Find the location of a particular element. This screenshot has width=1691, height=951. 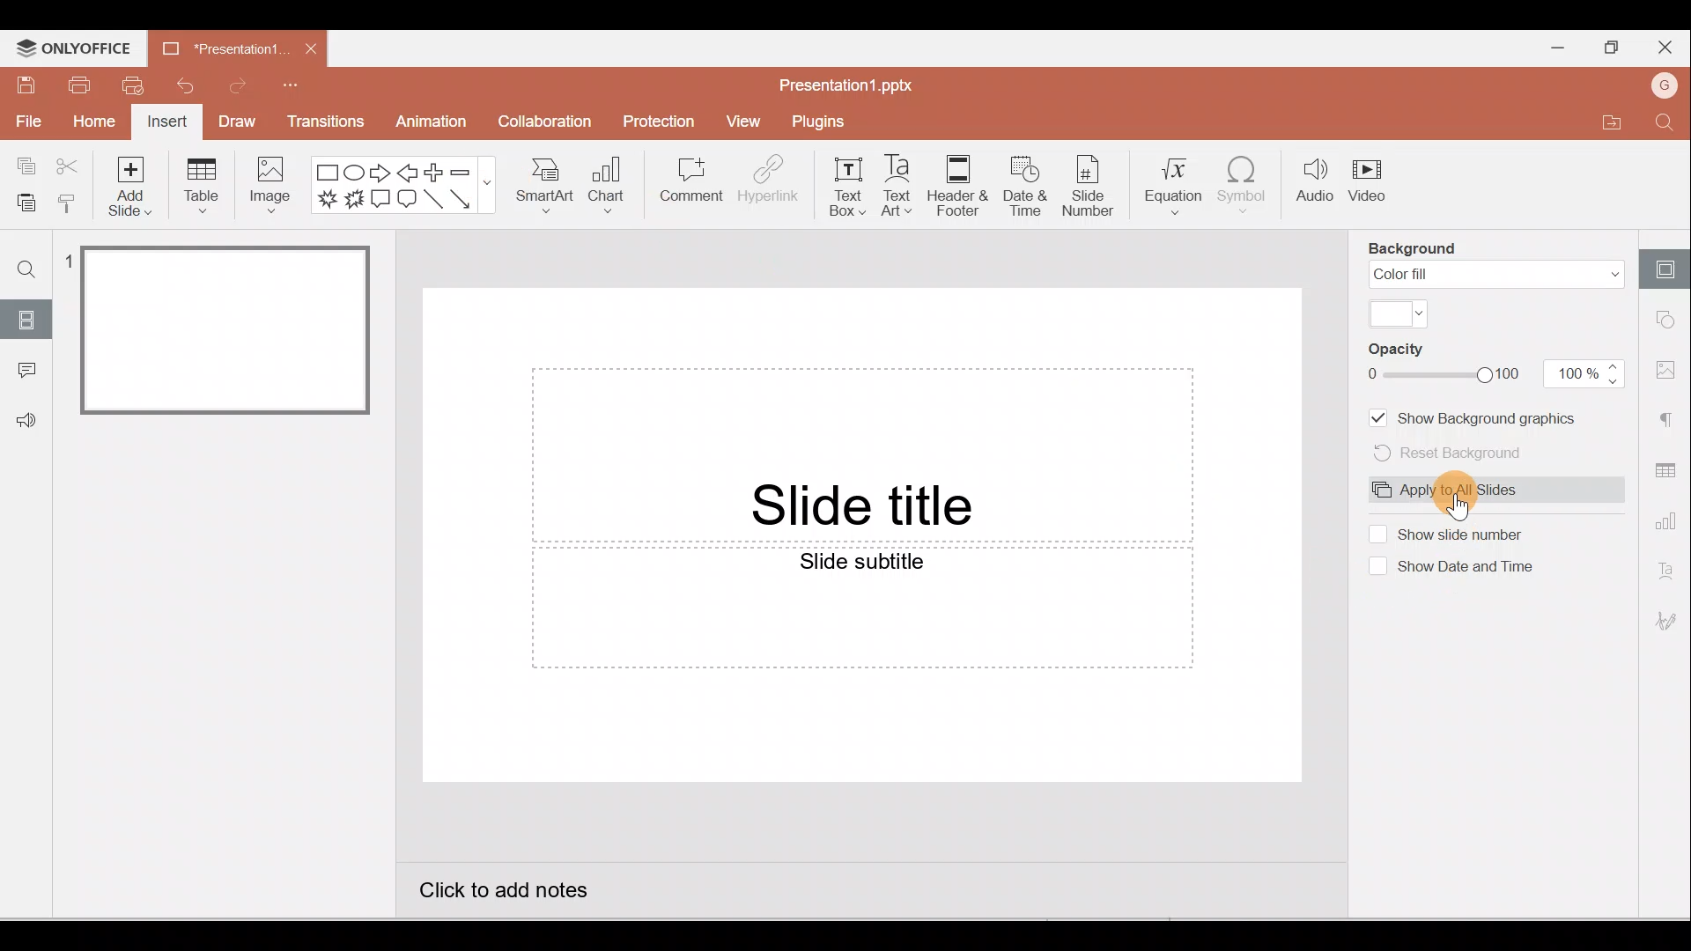

Show slide number is located at coordinates (1469, 533).